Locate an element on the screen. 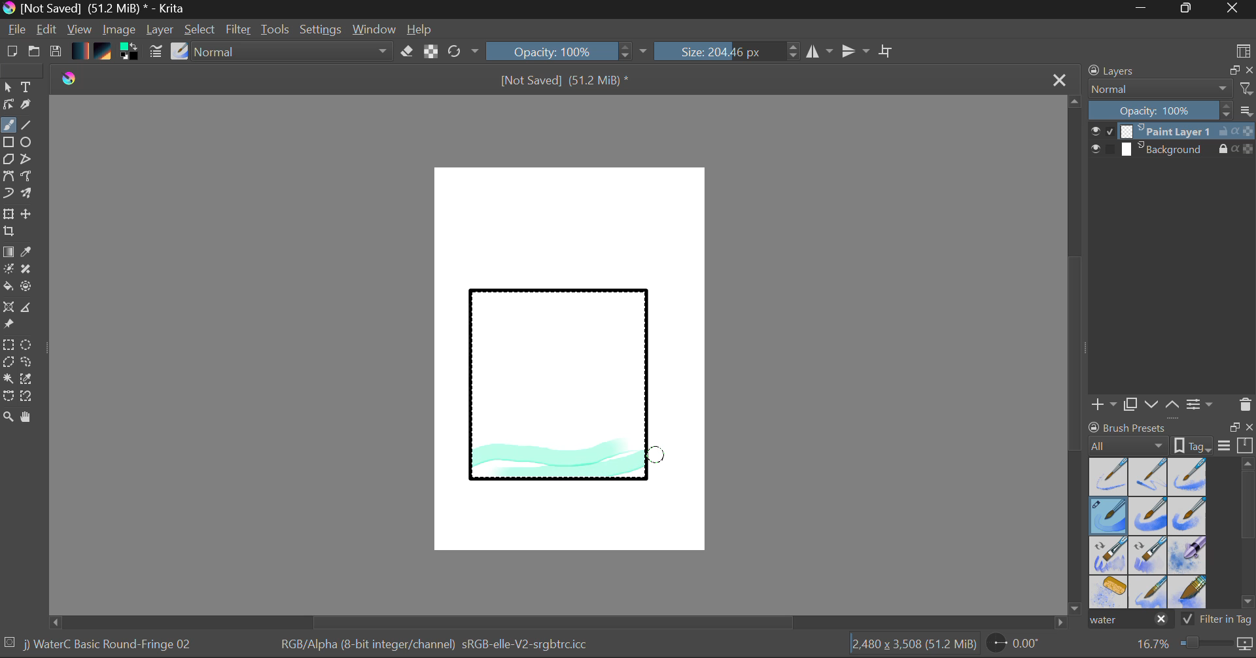 Image resolution: width=1256 pixels, height=658 pixels. Freehand Path Tool is located at coordinates (26, 177).